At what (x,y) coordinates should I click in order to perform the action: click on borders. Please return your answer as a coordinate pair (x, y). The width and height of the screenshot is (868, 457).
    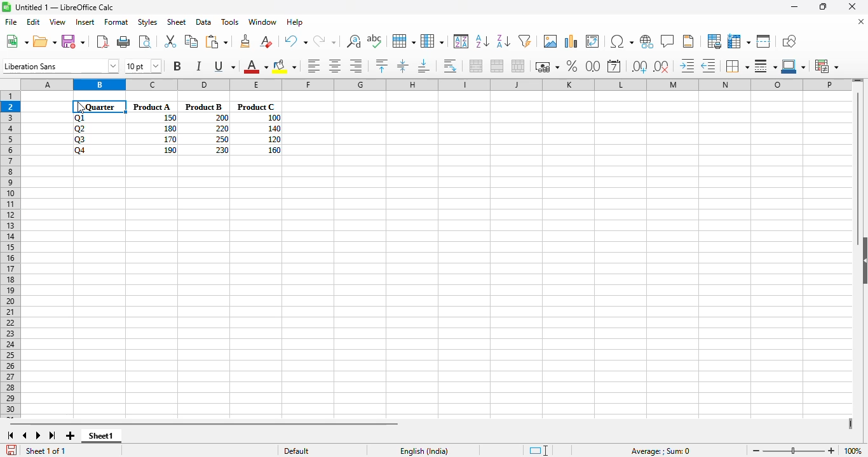
    Looking at the image, I should click on (737, 65).